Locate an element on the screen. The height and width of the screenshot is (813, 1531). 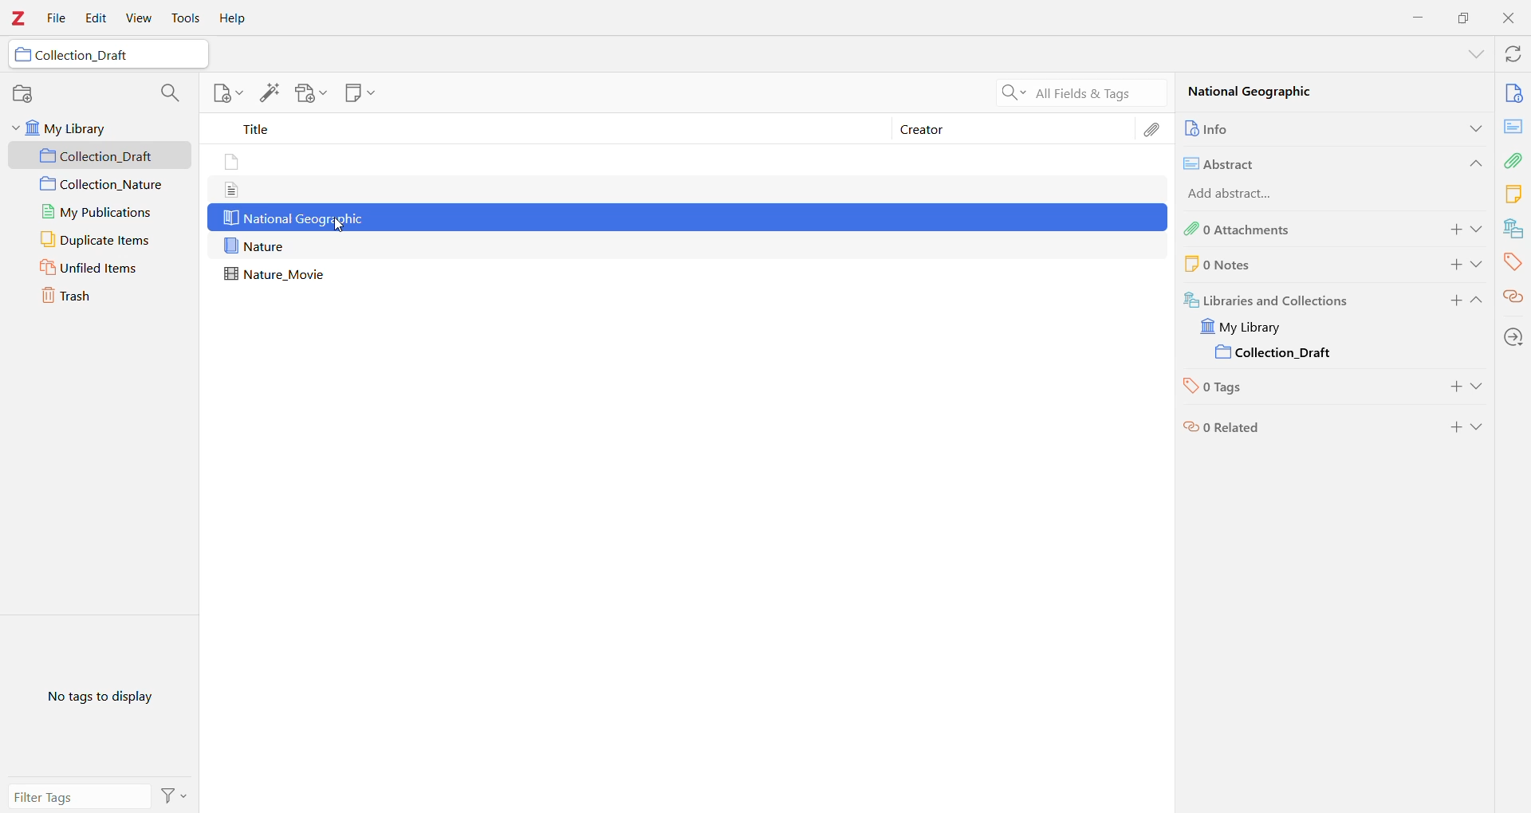
Collection_Draft is located at coordinates (106, 56).